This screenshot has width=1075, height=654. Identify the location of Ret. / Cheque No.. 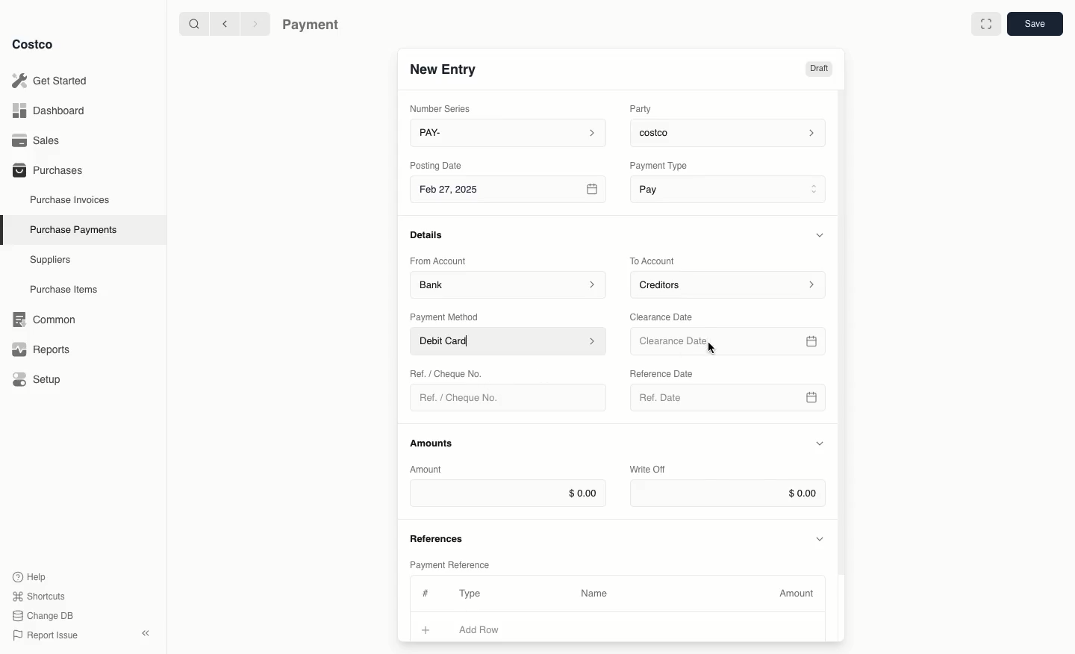
(448, 373).